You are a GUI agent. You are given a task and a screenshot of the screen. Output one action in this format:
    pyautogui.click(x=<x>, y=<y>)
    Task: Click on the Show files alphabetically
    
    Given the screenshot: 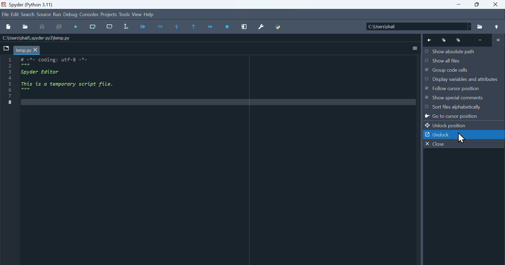 What is the action you would take?
    pyautogui.click(x=464, y=107)
    